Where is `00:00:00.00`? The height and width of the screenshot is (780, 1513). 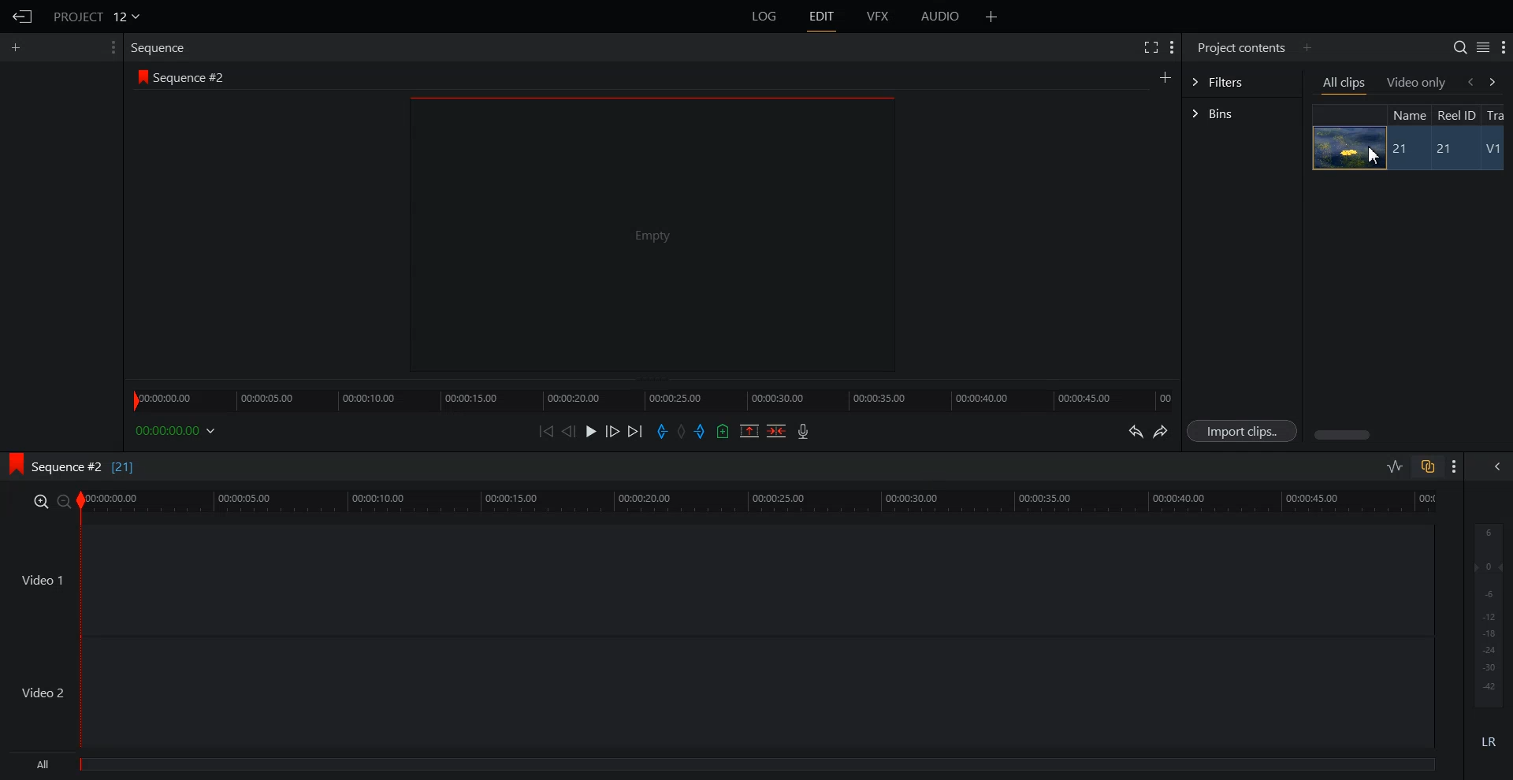 00:00:00.00 is located at coordinates (178, 430).